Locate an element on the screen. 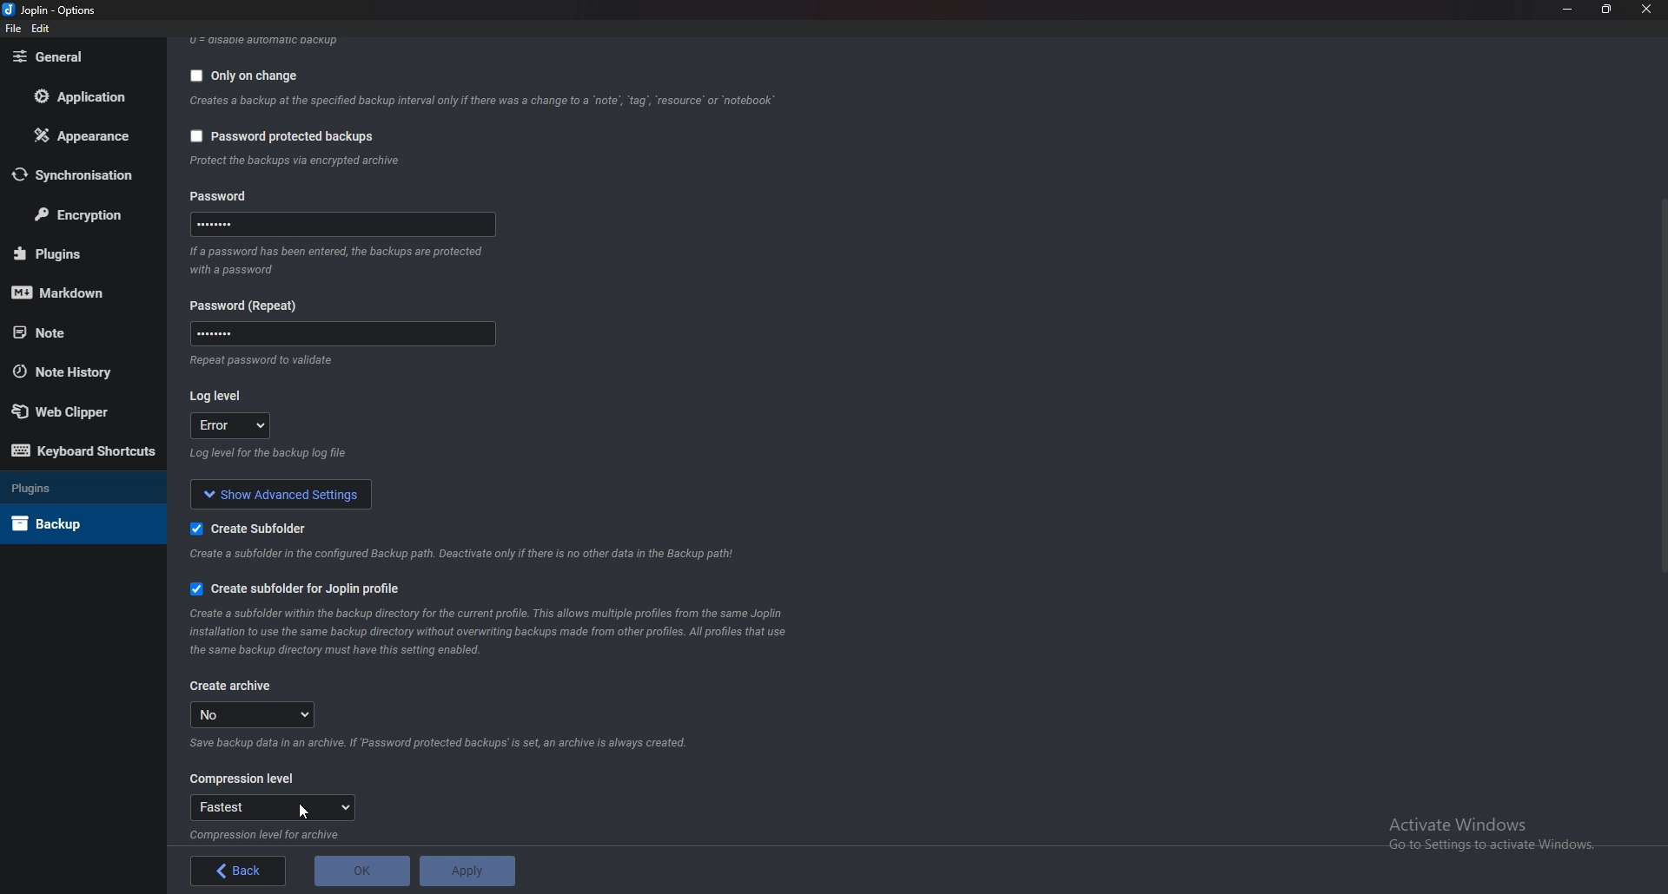 This screenshot has height=894, width=1668. Info on subfolder is located at coordinates (461, 555).